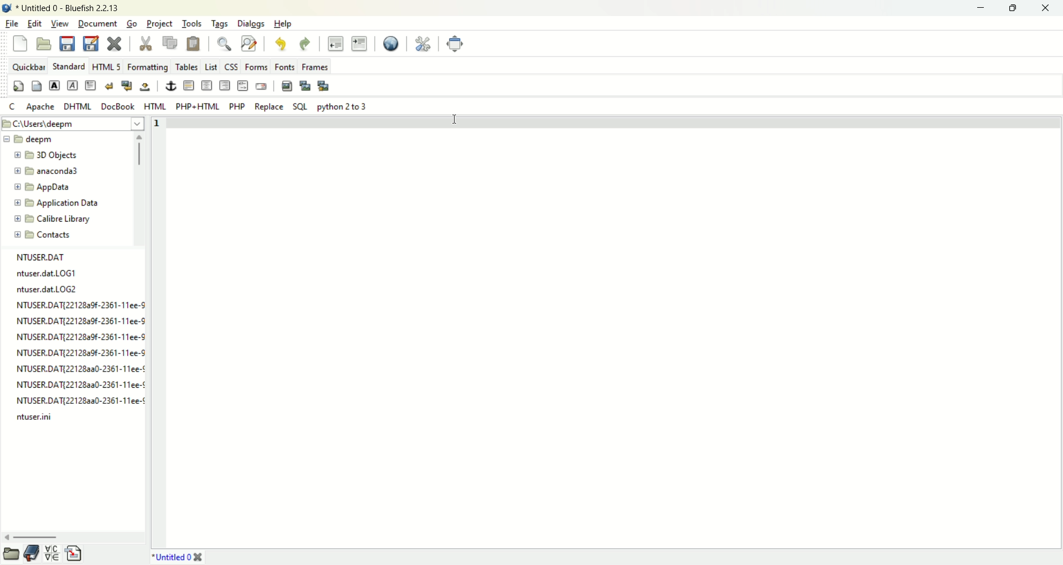 The image size is (1063, 565). What do you see at coordinates (41, 107) in the screenshot?
I see `apache` at bounding box center [41, 107].